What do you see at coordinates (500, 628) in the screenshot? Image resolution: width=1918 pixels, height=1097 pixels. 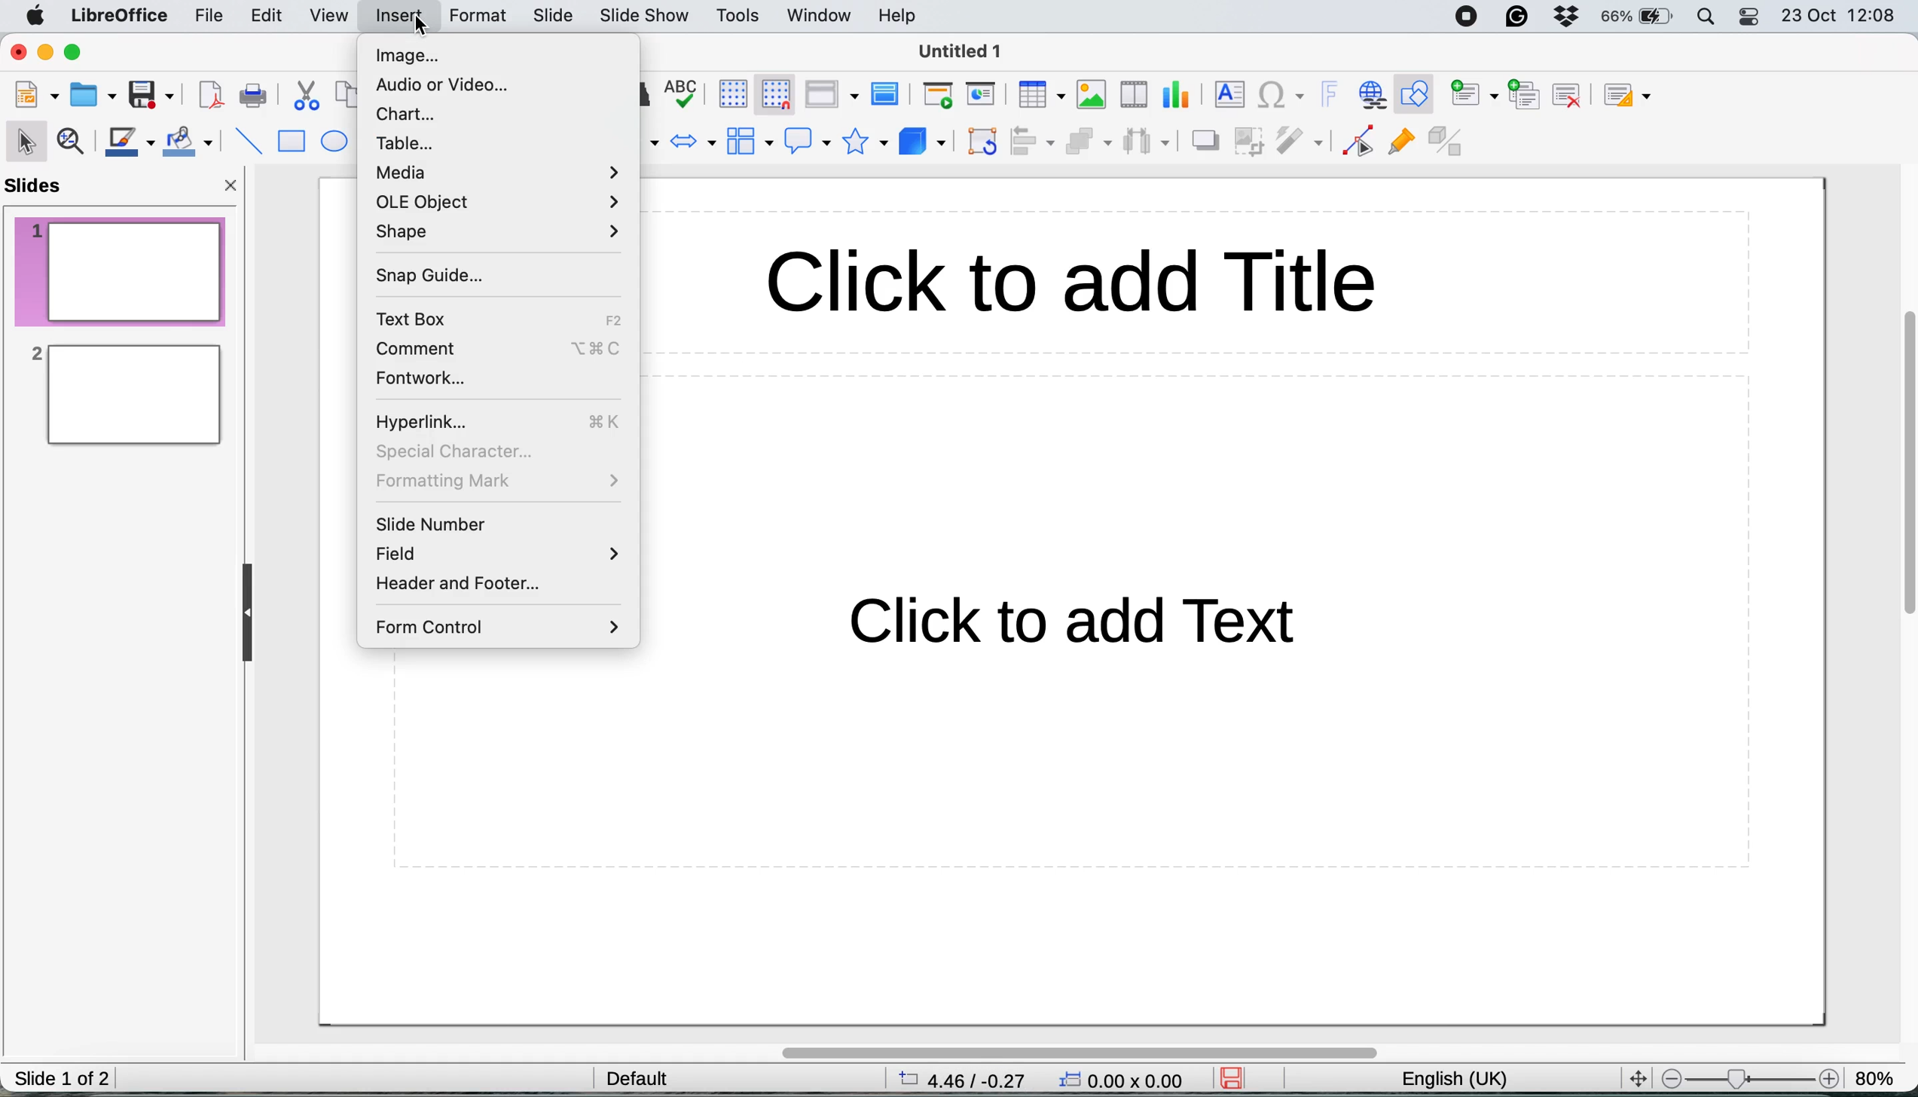 I see `form control` at bounding box center [500, 628].